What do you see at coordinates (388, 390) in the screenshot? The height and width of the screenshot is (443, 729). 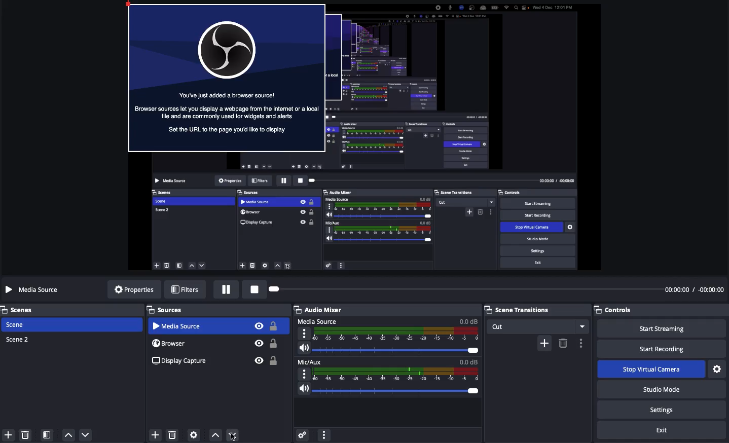 I see `Volume` at bounding box center [388, 390].